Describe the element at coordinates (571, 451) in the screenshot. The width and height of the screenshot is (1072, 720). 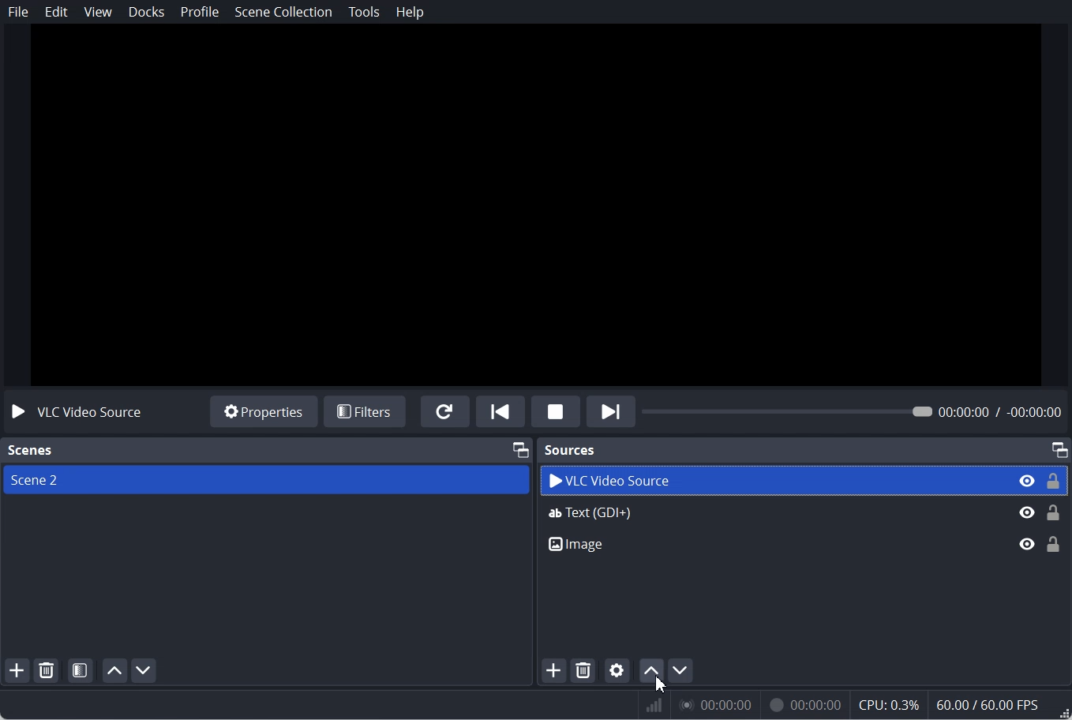
I see `Text` at that location.